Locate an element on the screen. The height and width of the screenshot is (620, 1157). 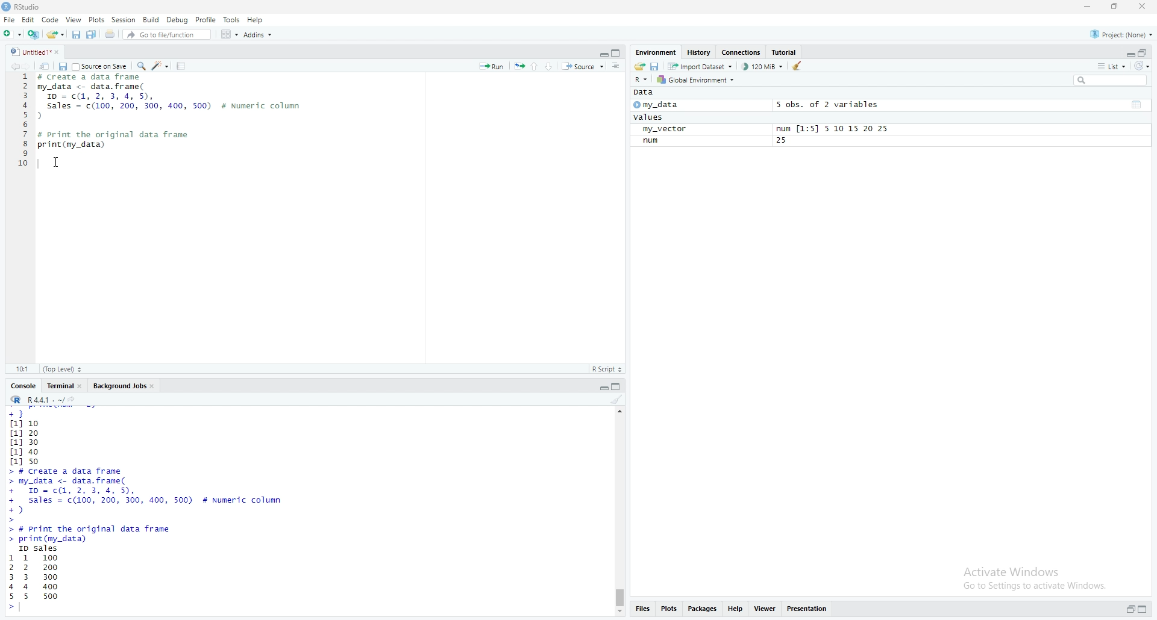
environment is located at coordinates (656, 51).